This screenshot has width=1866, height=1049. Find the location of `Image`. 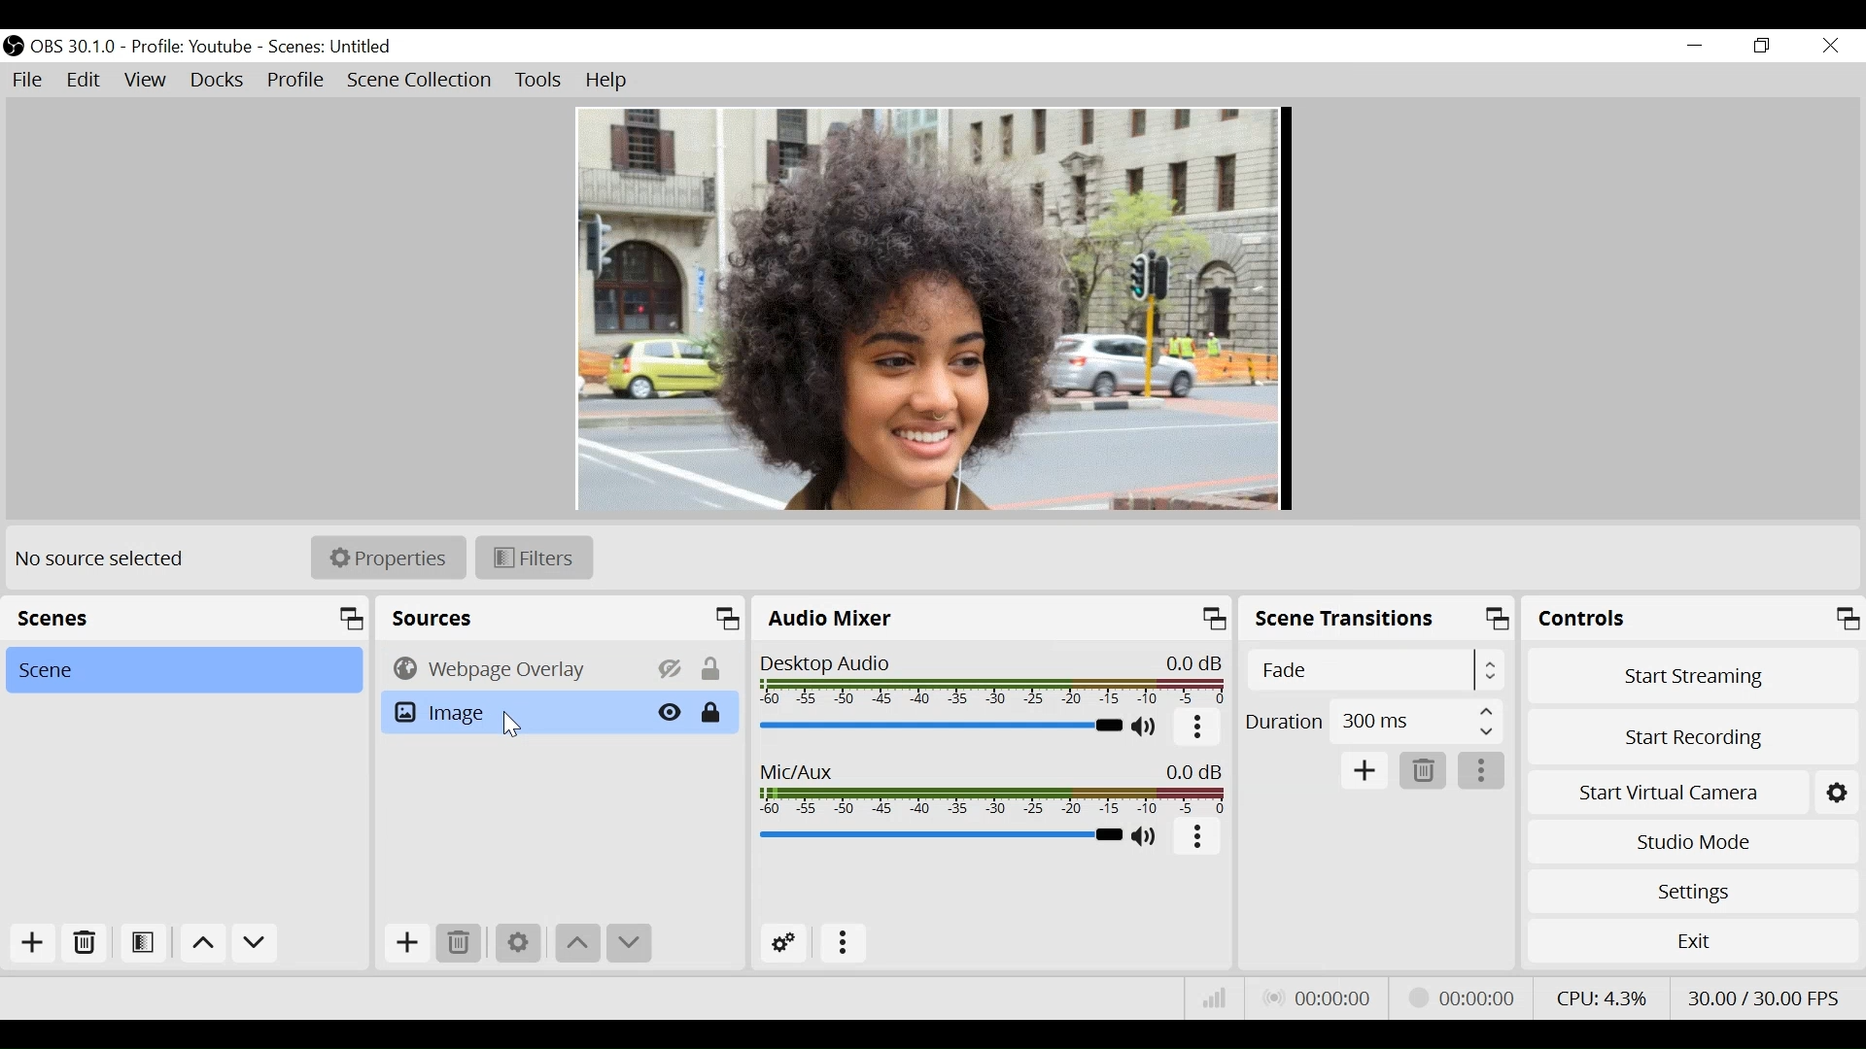

Image is located at coordinates (510, 712).